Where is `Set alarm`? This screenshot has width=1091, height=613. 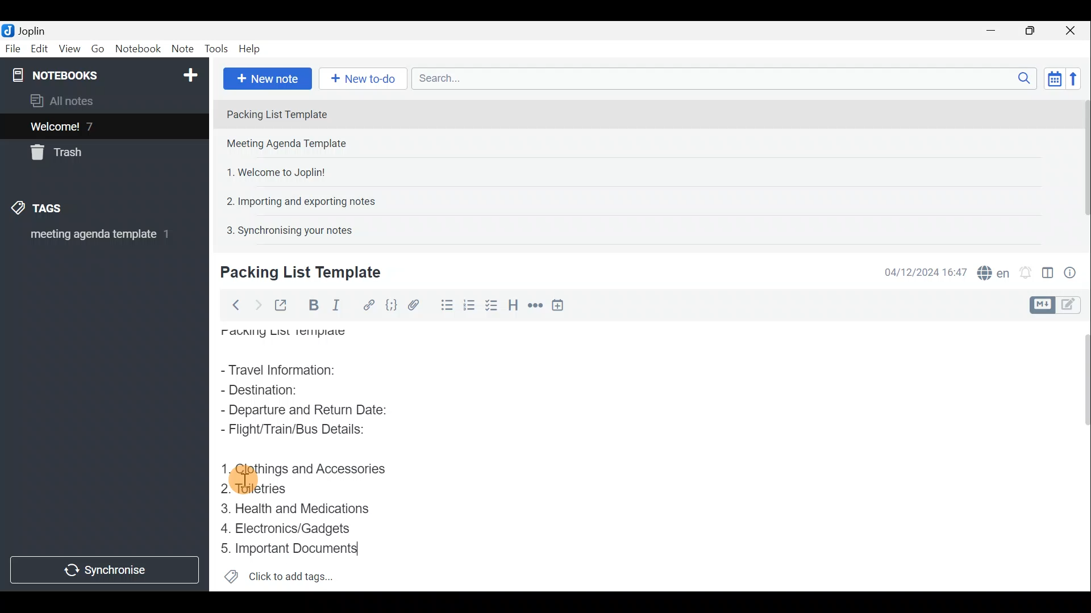 Set alarm is located at coordinates (1025, 270).